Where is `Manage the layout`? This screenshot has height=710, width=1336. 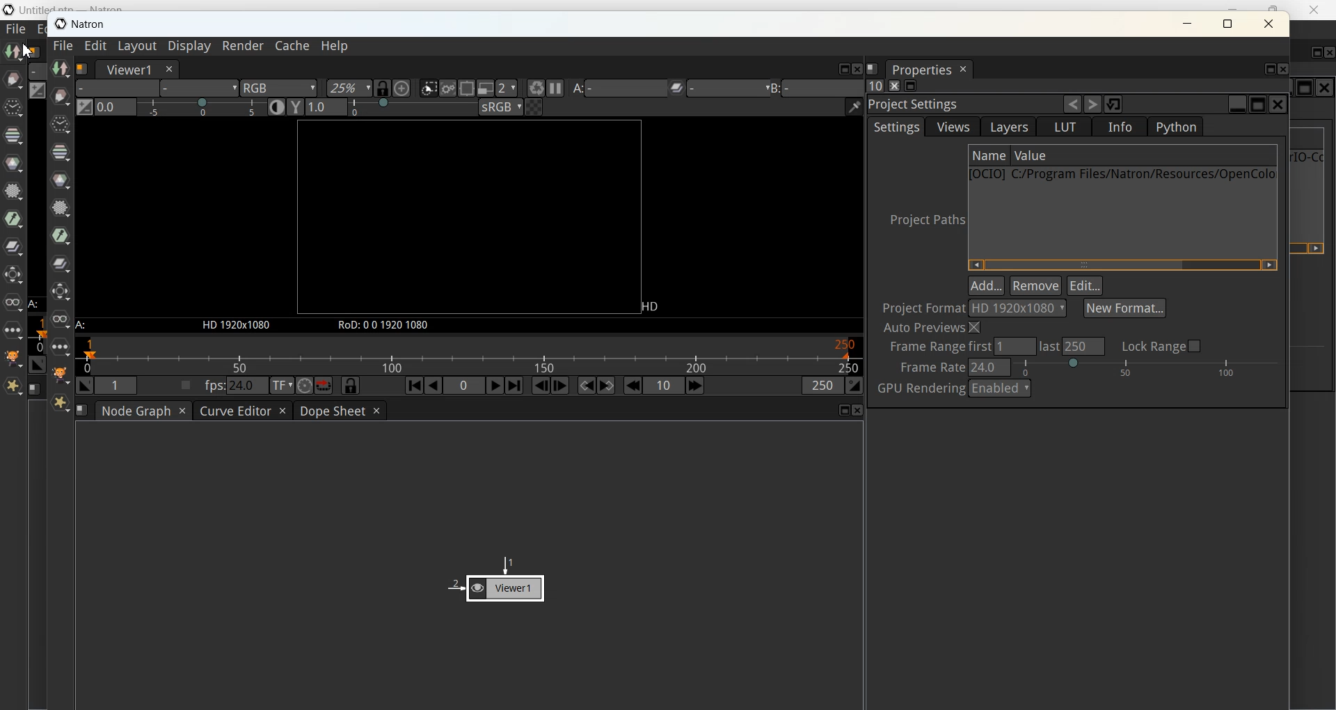 Manage the layout is located at coordinates (34, 389).